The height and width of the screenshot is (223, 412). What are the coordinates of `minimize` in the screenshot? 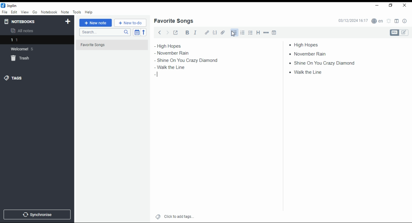 It's located at (376, 6).